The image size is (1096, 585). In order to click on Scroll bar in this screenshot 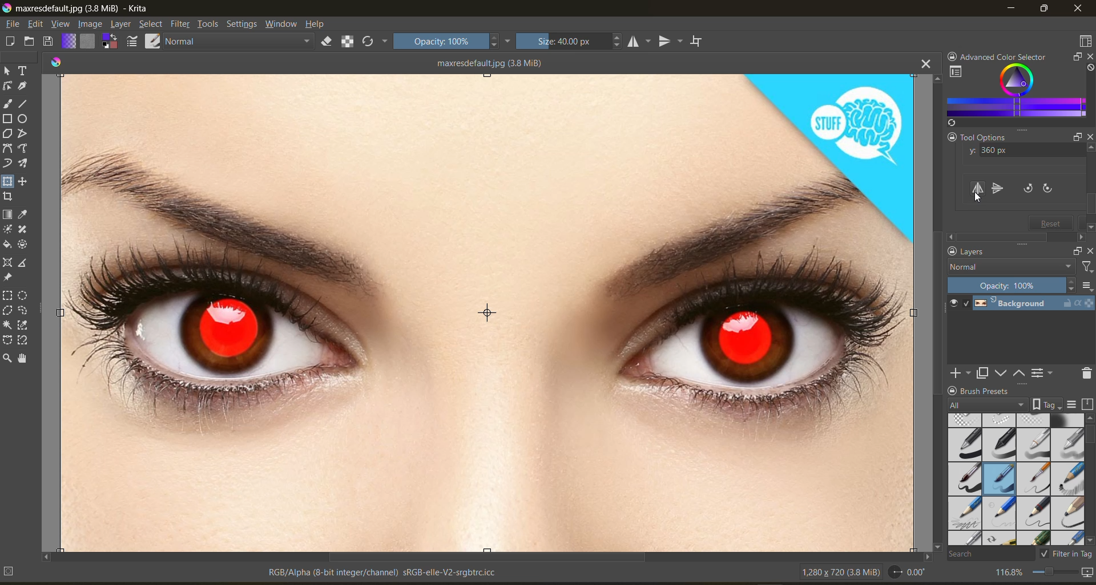, I will do `click(1016, 235)`.